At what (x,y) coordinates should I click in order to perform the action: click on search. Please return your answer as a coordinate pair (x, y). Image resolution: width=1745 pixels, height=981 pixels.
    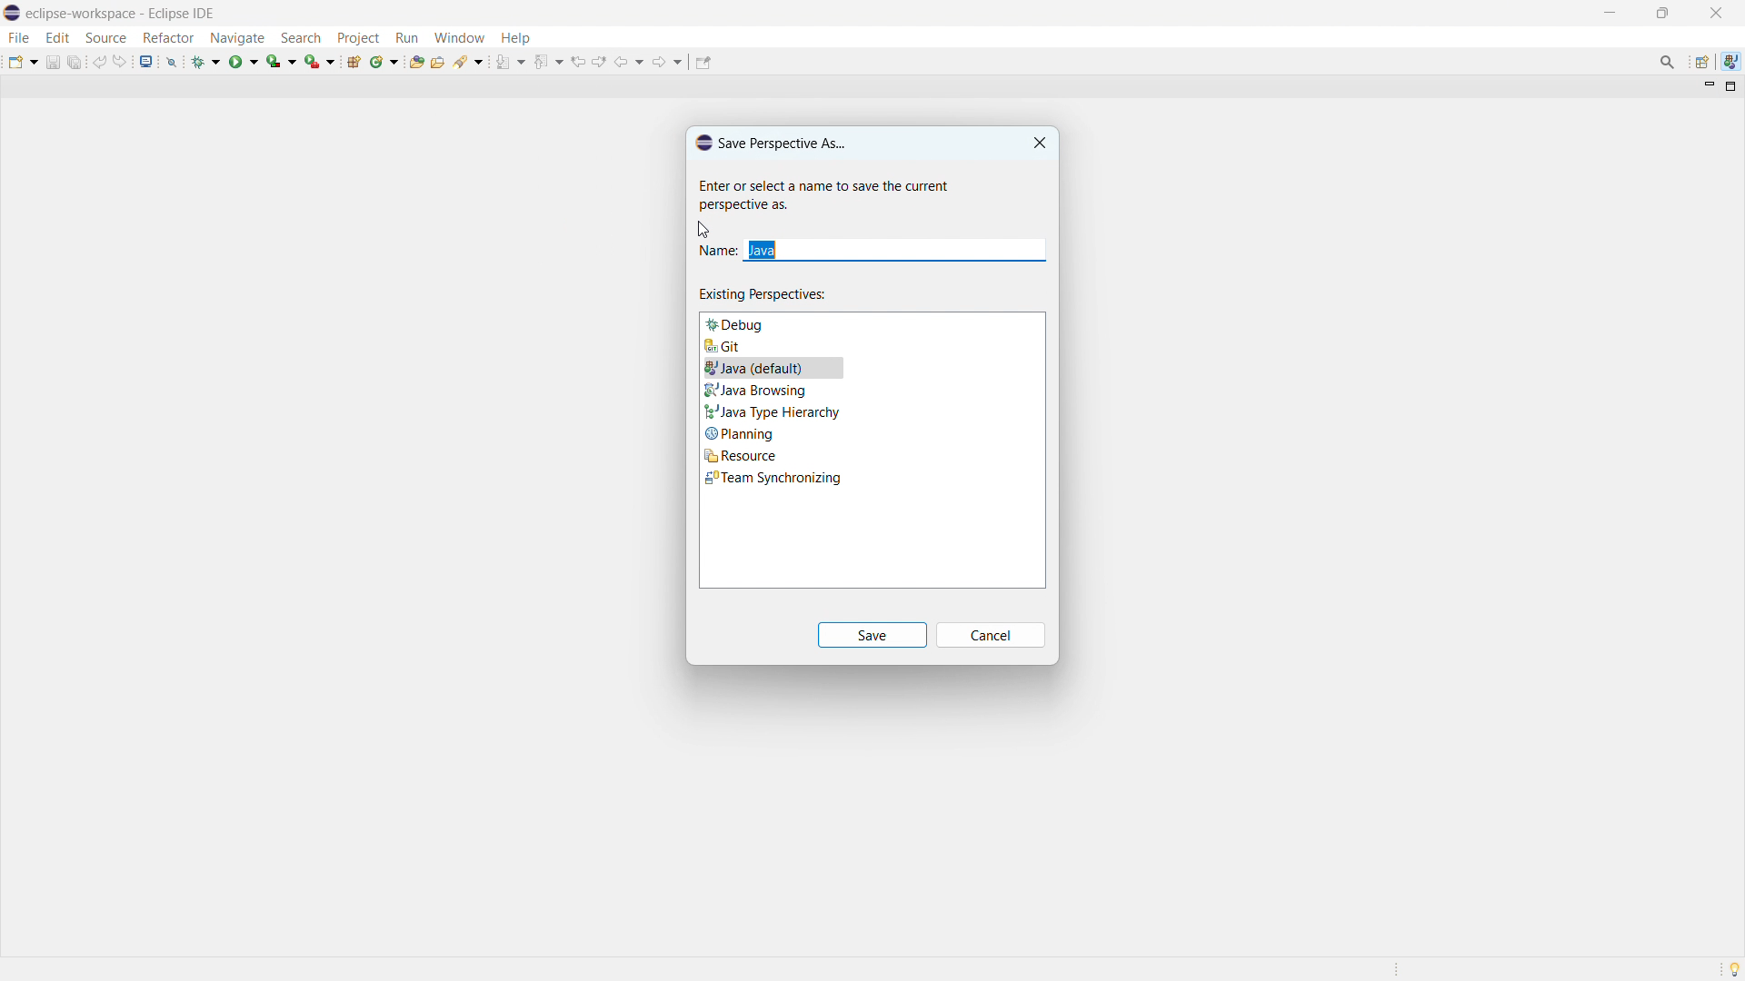
    Looking at the image, I should click on (301, 37).